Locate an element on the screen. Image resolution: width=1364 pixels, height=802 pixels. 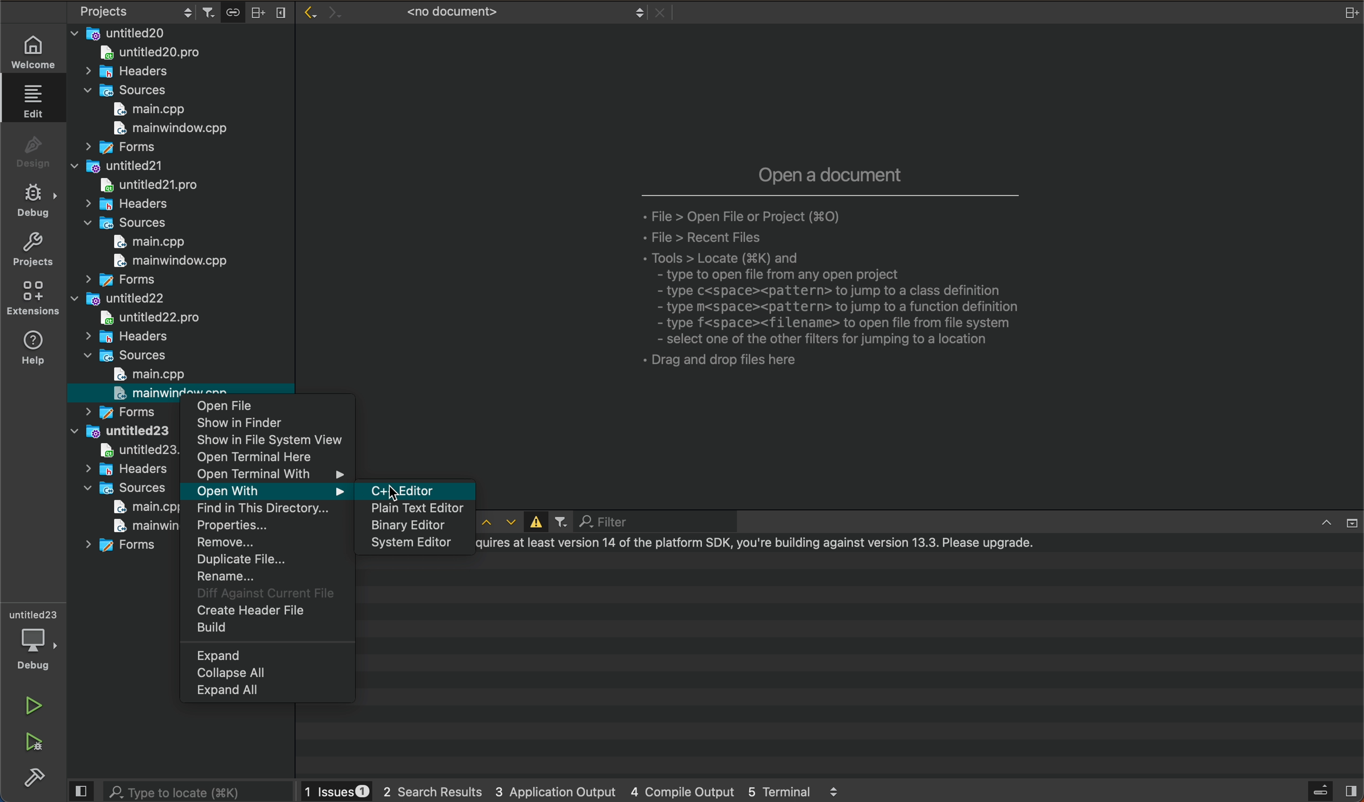
run is located at coordinates (34, 702).